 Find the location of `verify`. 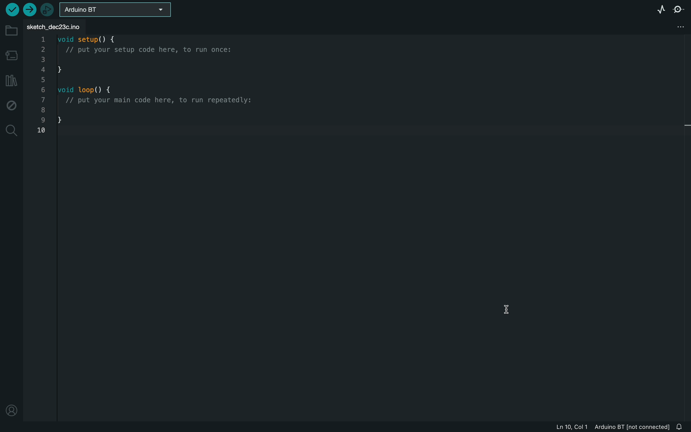

verify is located at coordinates (11, 10).